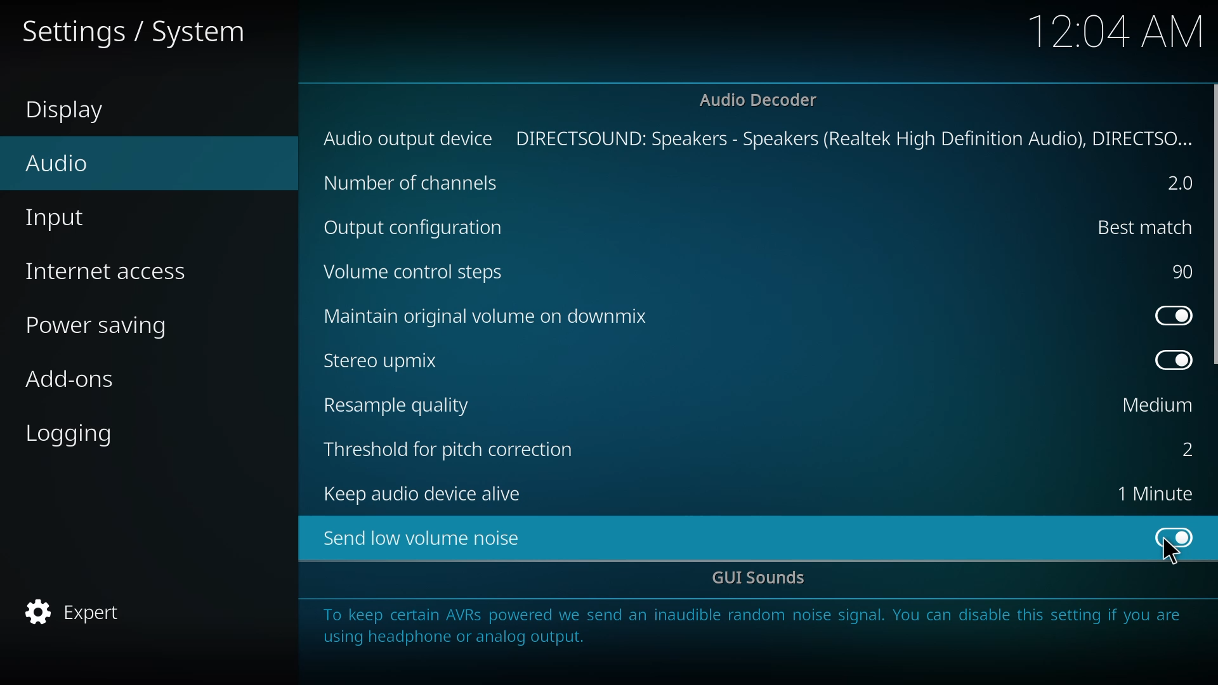 This screenshot has width=1218, height=685. I want to click on internet access , so click(114, 268).